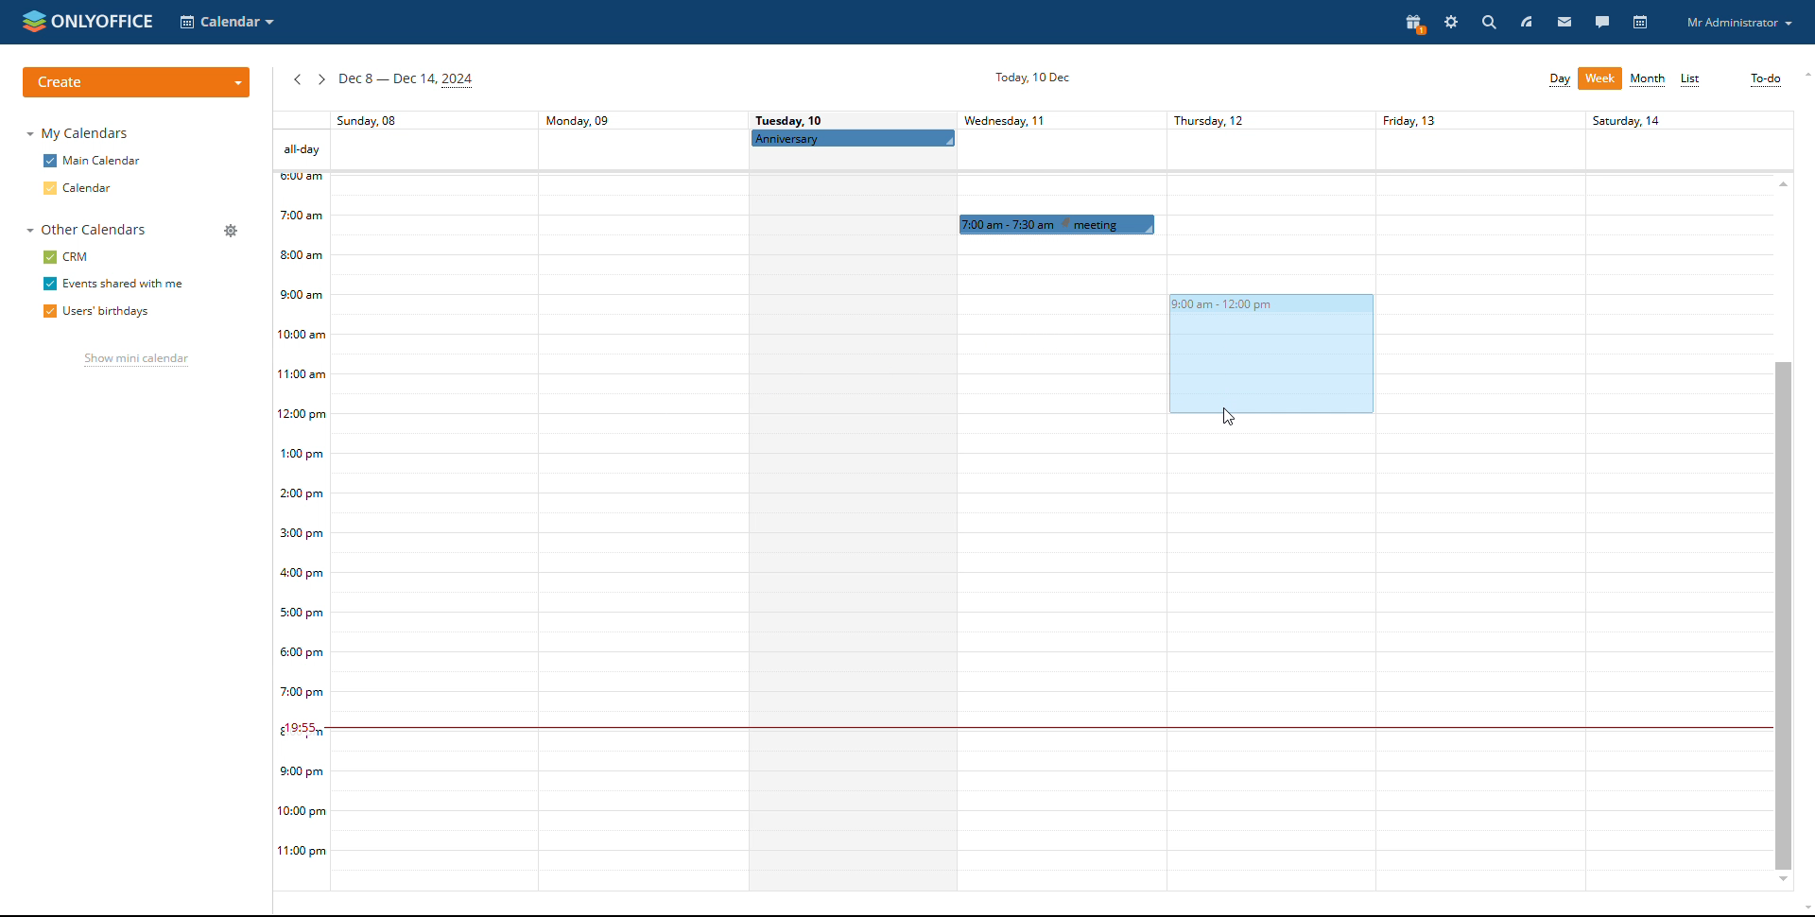  What do you see at coordinates (1019, 120) in the screenshot?
I see `Wednesday, 11` at bounding box center [1019, 120].